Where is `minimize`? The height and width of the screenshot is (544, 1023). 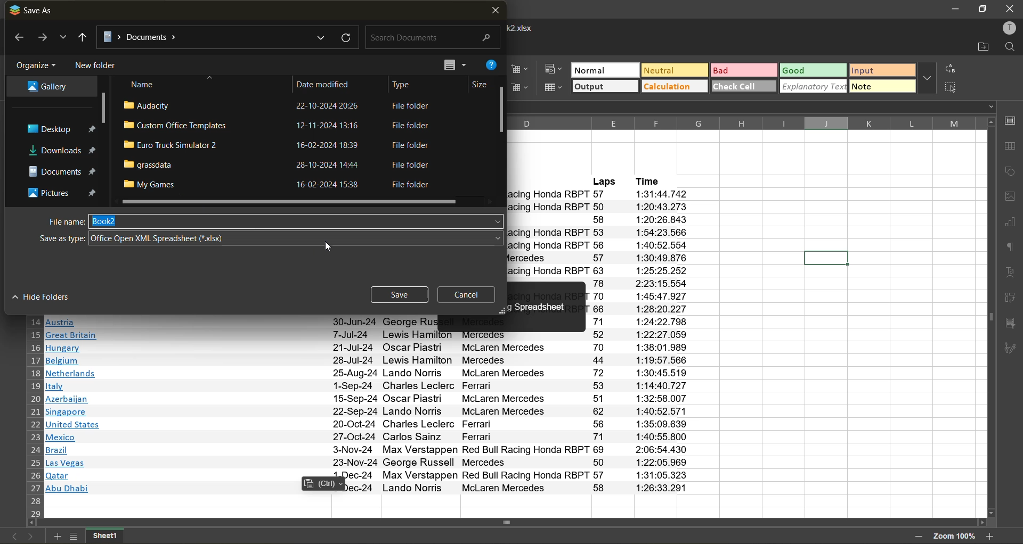
minimize is located at coordinates (955, 10).